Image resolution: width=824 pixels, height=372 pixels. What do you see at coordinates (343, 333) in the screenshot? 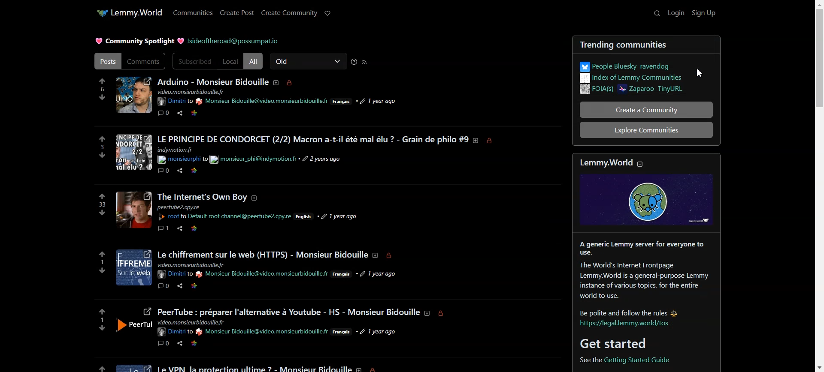
I see `Francais` at bounding box center [343, 333].